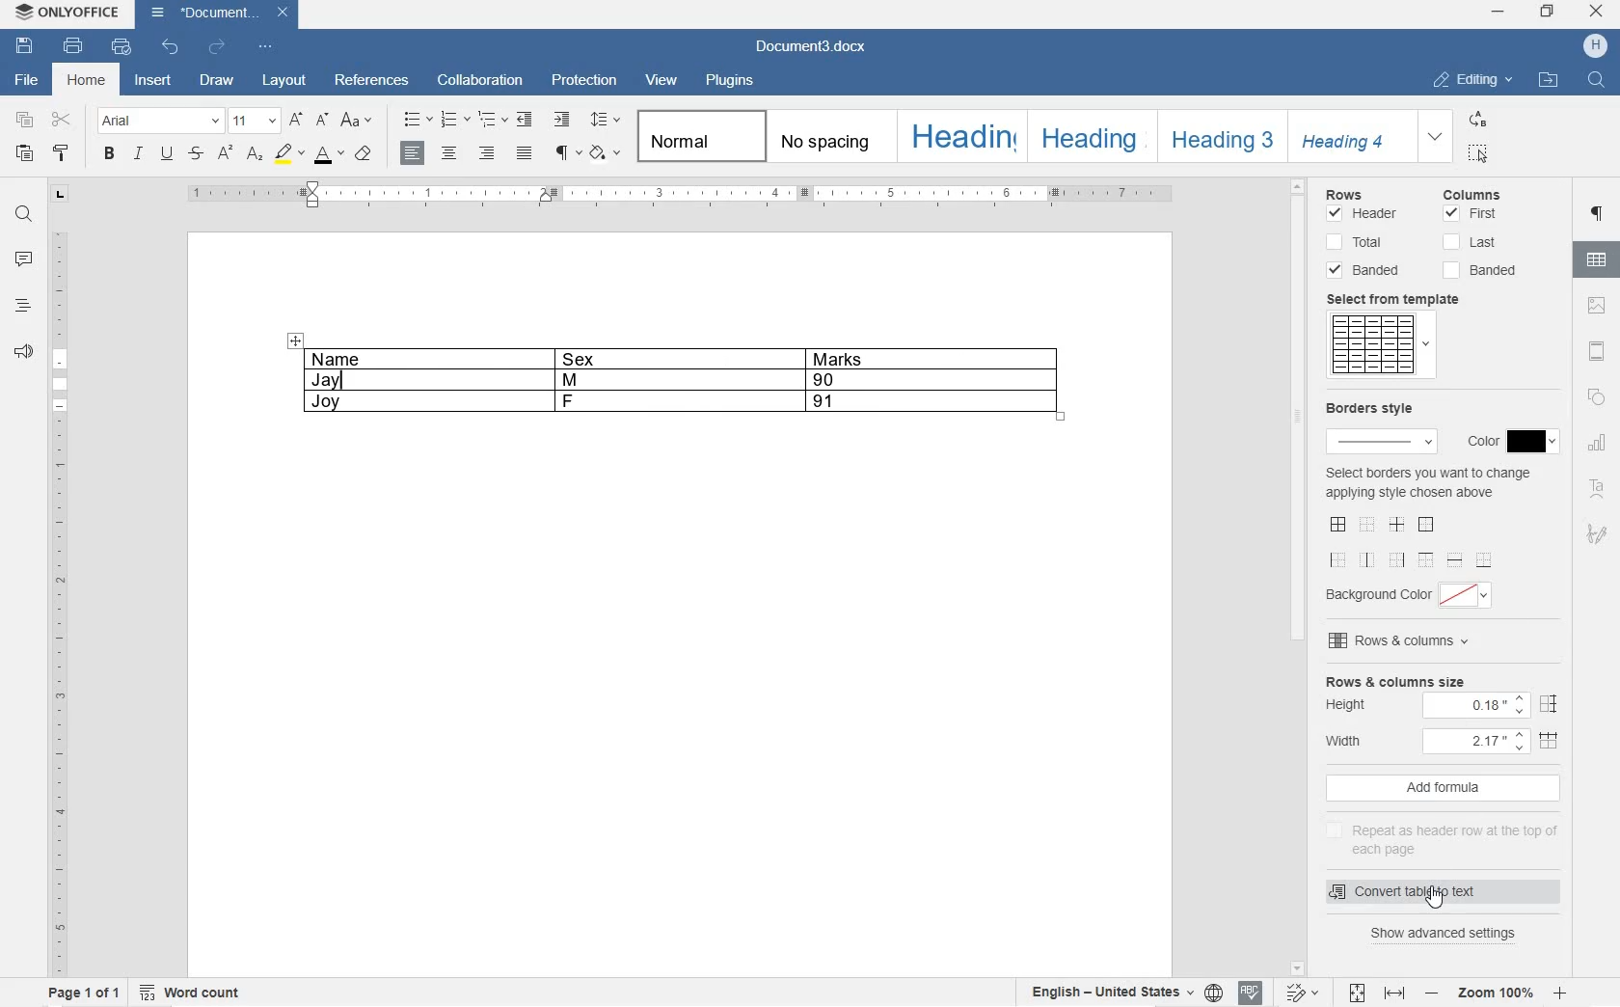 Image resolution: width=1620 pixels, height=1007 pixels. Describe the element at coordinates (1354, 740) in the screenshot. I see `WIDTH` at that location.